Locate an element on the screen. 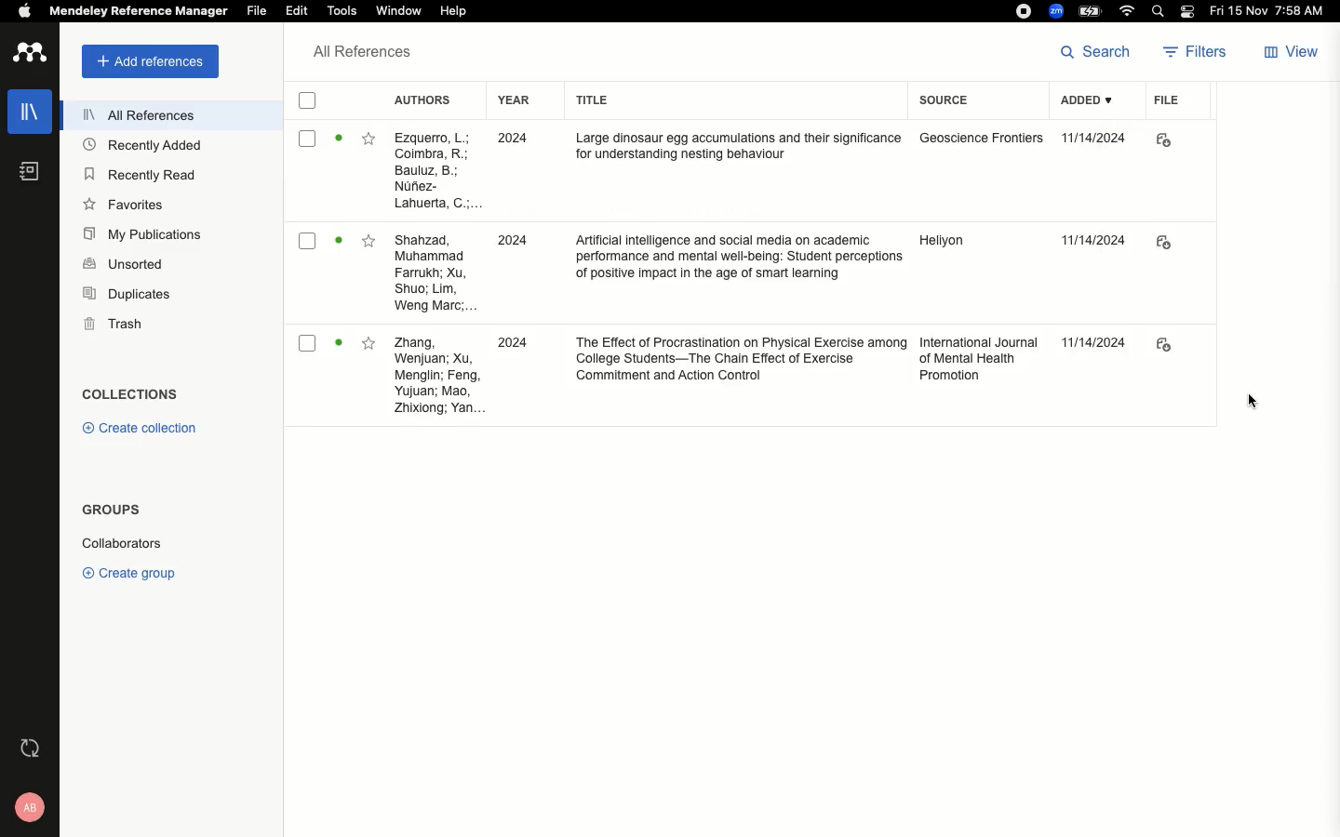  Edit is located at coordinates (296, 12).